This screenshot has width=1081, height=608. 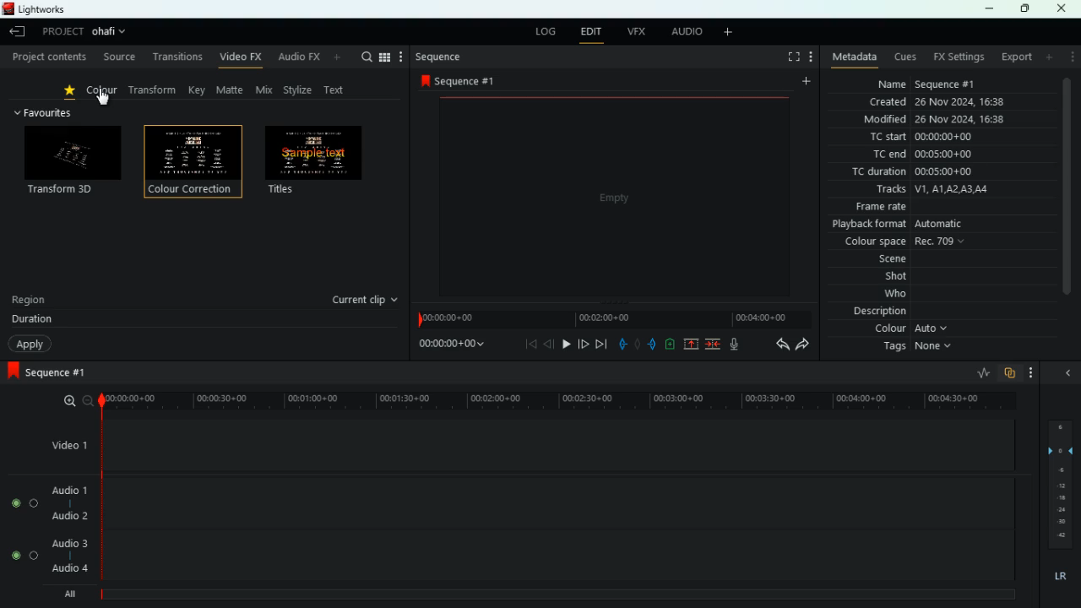 I want to click on back, so click(x=619, y=341).